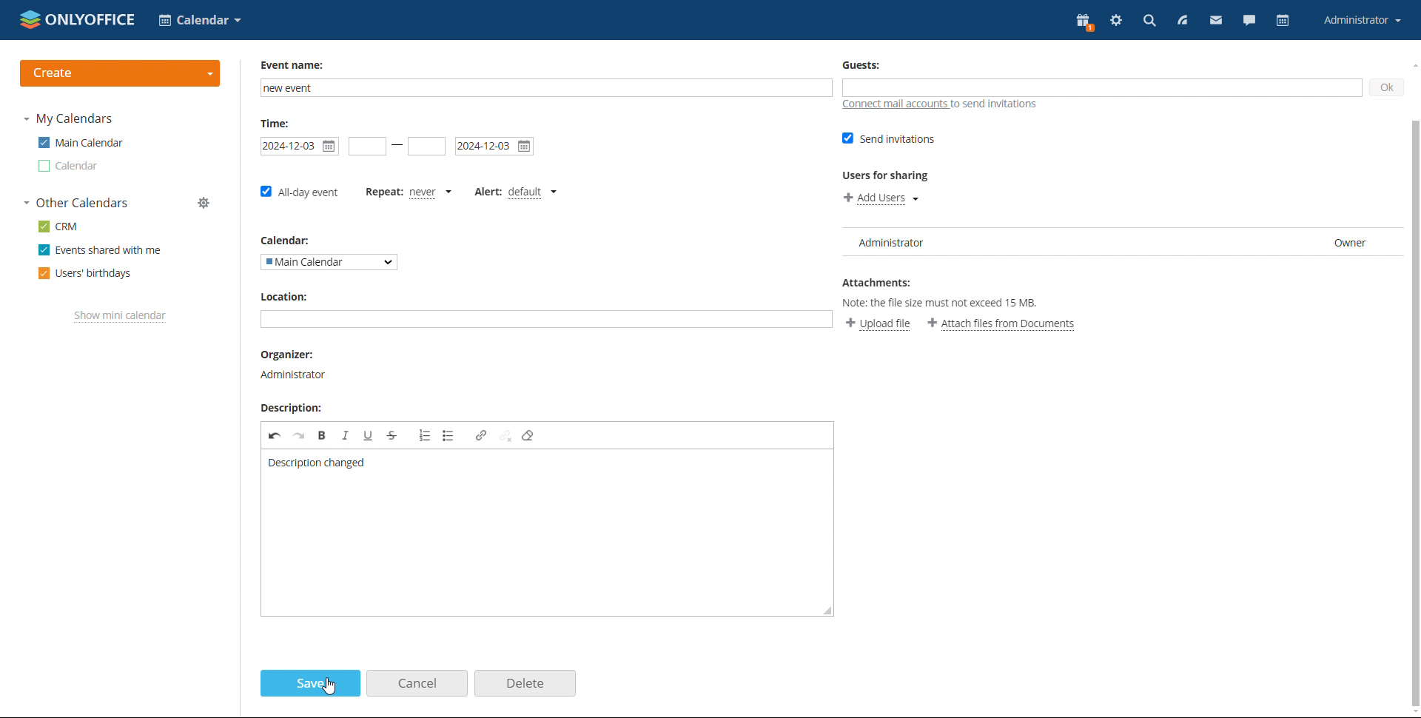 The height and width of the screenshot is (718, 1421). What do you see at coordinates (1285, 21) in the screenshot?
I see `calendar` at bounding box center [1285, 21].